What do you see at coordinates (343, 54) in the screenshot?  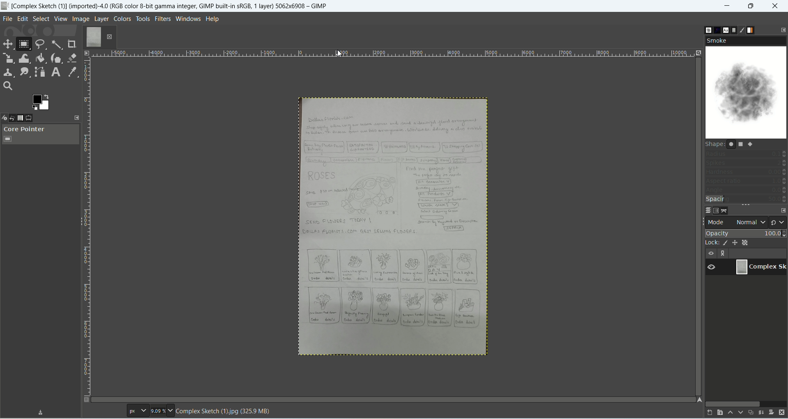 I see `Cursor` at bounding box center [343, 54].